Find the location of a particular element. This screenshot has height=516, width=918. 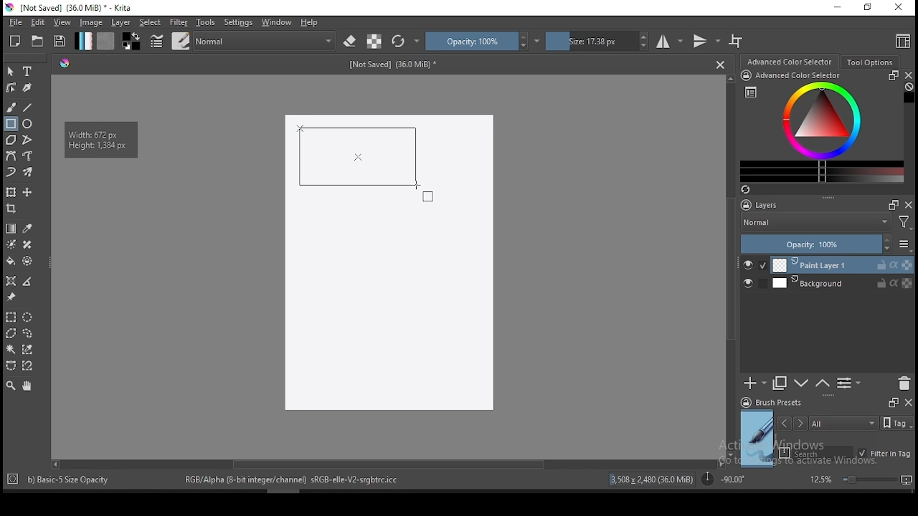

duplicate layer is located at coordinates (780, 383).